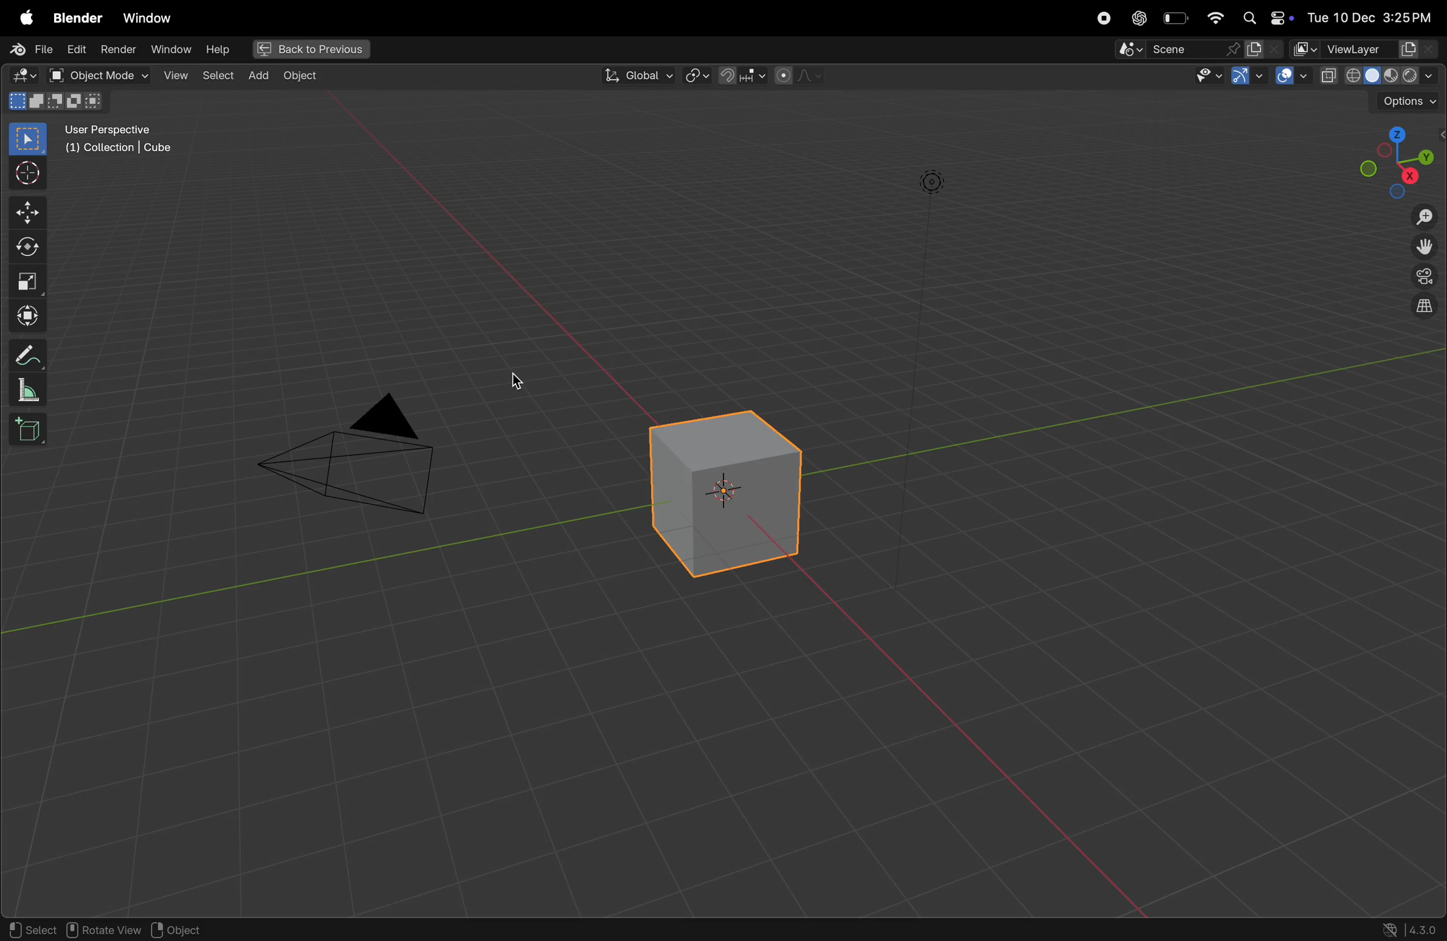 This screenshot has height=941, width=1447. What do you see at coordinates (1426, 929) in the screenshot?
I see `4.3.0` at bounding box center [1426, 929].